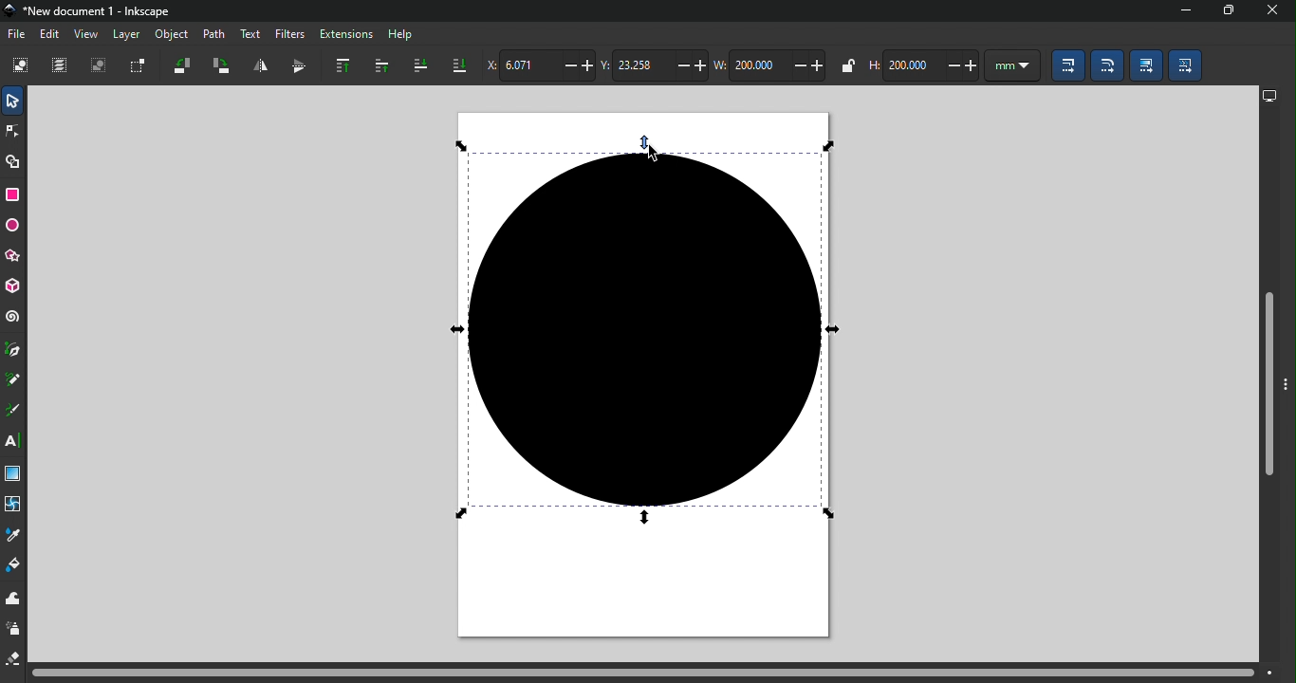  What do you see at coordinates (421, 66) in the screenshot?
I see `lower selection one step` at bounding box center [421, 66].